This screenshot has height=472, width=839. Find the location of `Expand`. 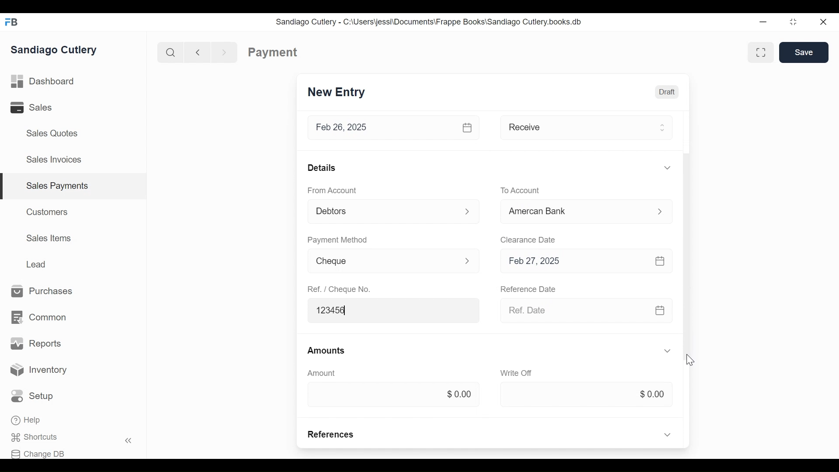

Expand is located at coordinates (668, 351).